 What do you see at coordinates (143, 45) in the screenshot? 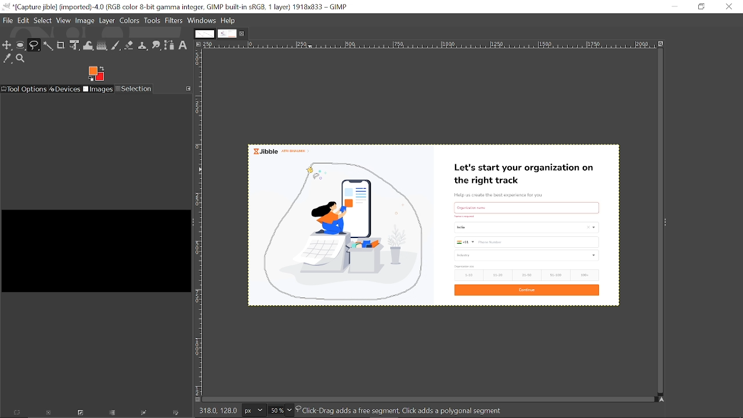
I see `Clone tool` at bounding box center [143, 45].